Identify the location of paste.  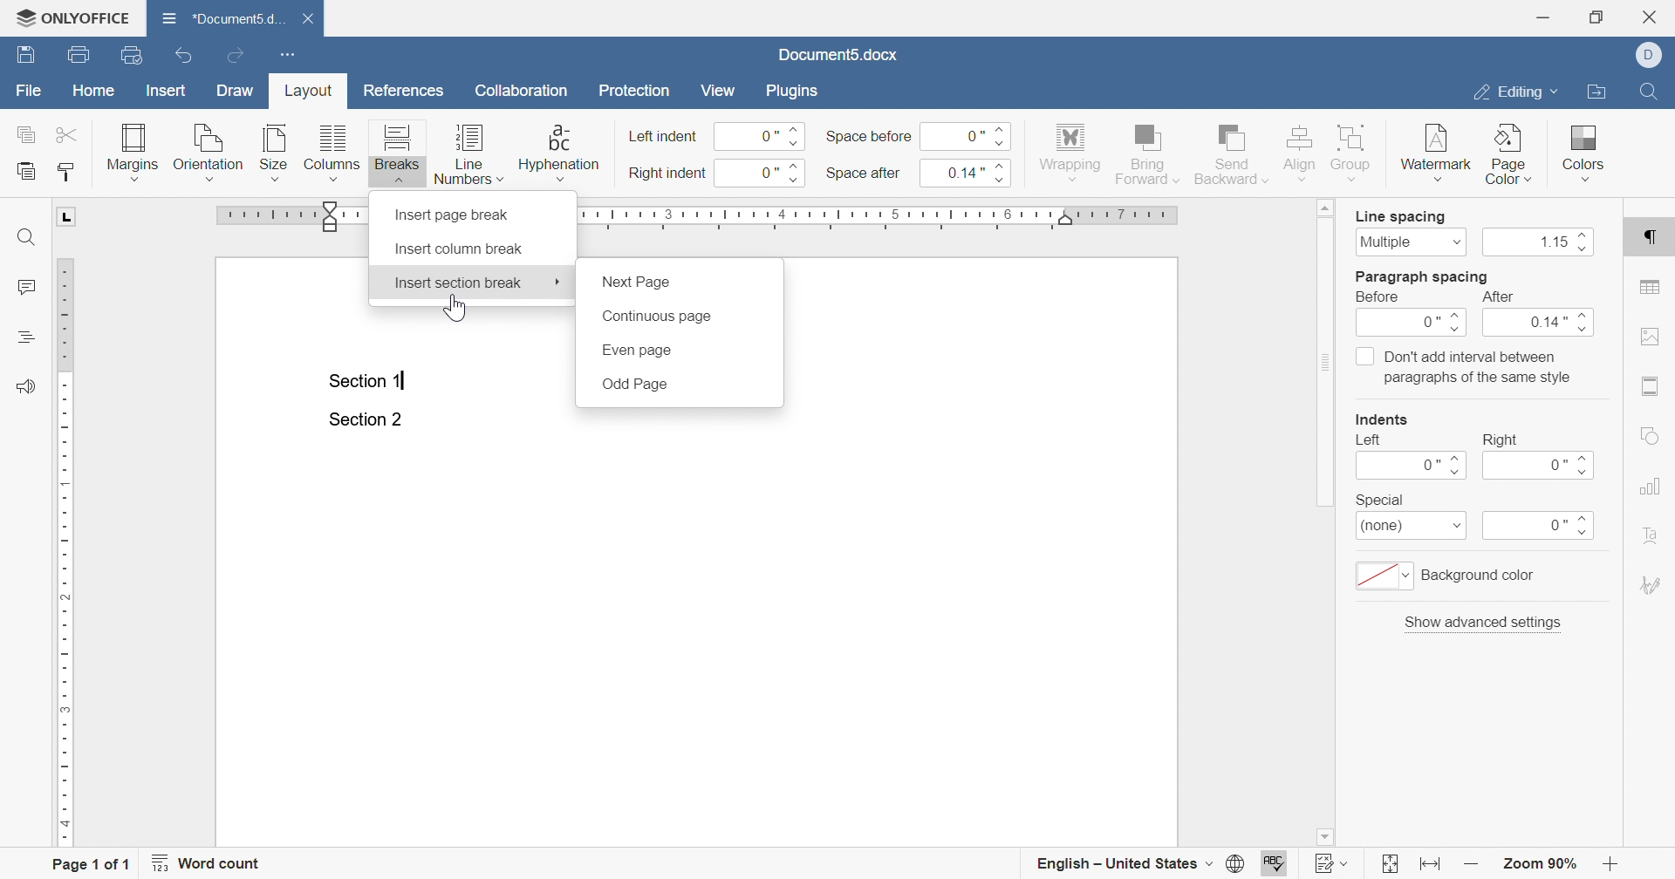
(26, 169).